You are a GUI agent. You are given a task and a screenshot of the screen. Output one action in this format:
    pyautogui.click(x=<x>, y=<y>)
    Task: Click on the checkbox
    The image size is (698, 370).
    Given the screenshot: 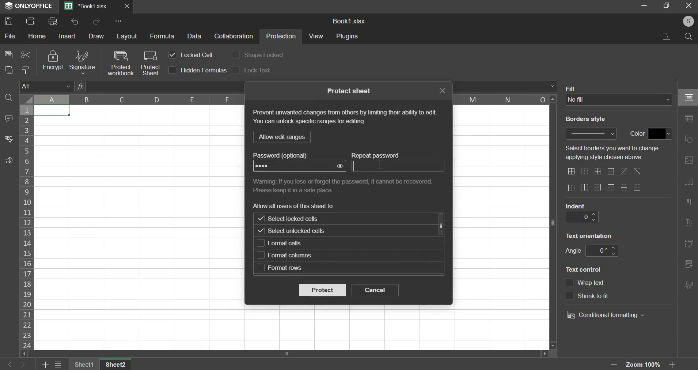 What is the action you would take?
    pyautogui.click(x=261, y=255)
    